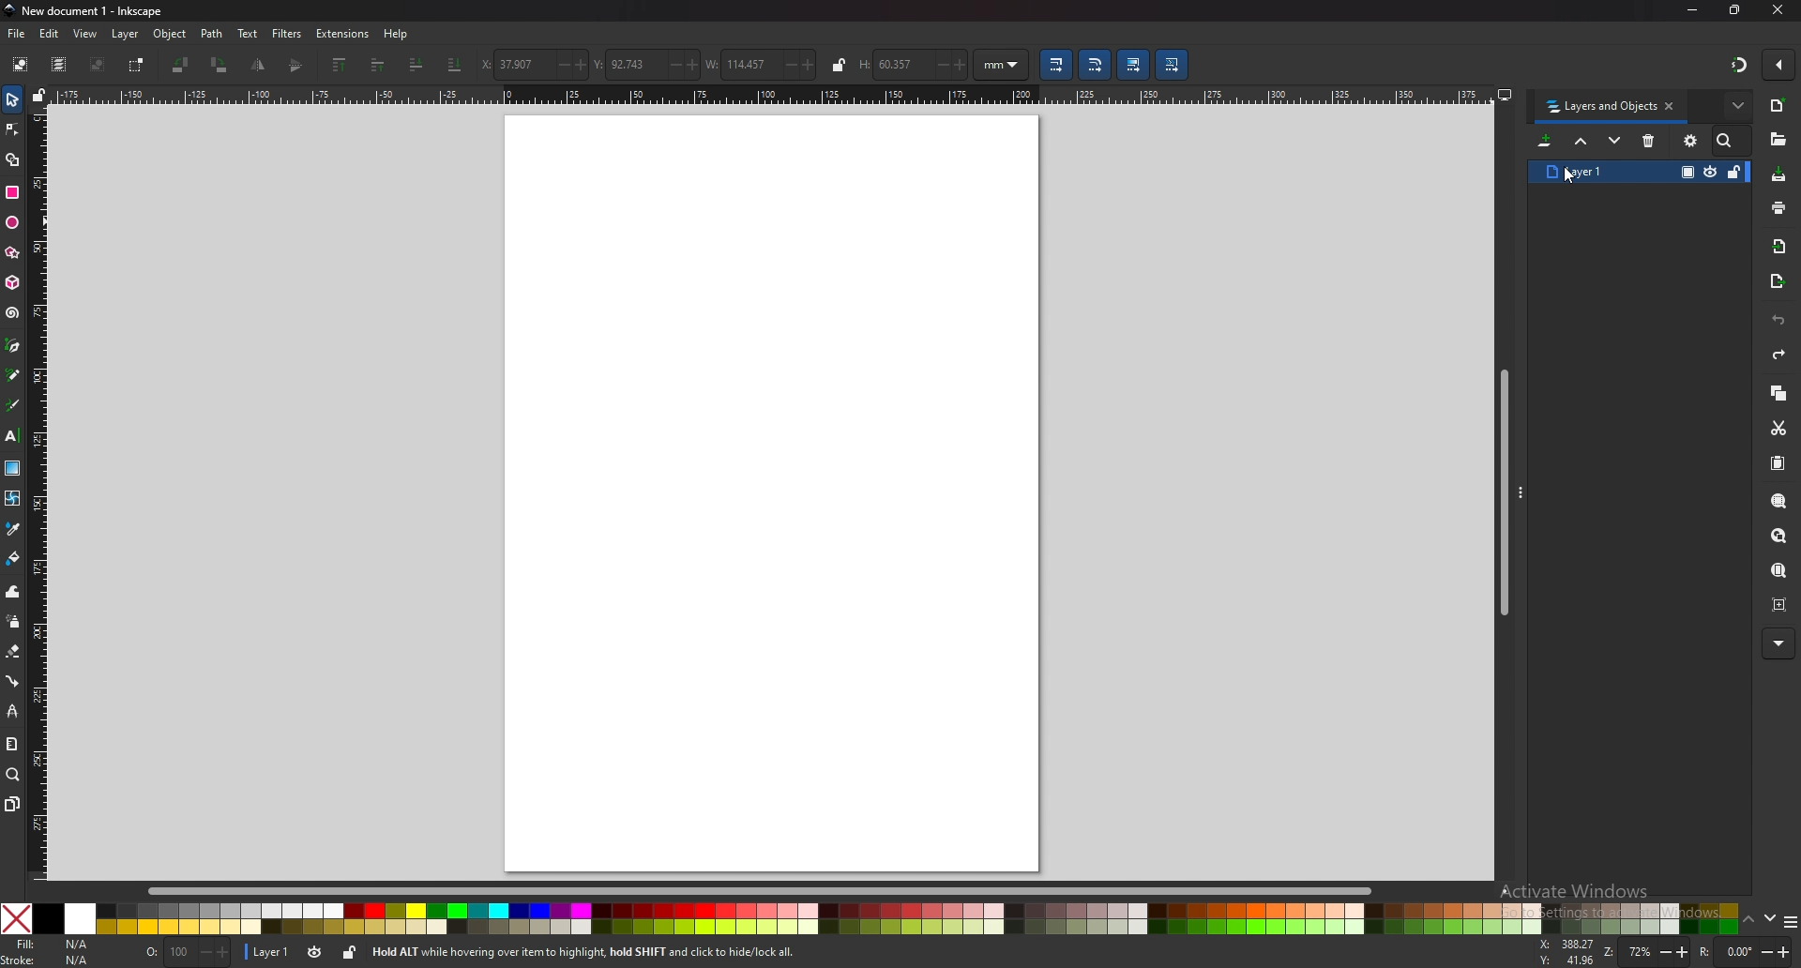  I want to click on scroll bar, so click(1503, 492).